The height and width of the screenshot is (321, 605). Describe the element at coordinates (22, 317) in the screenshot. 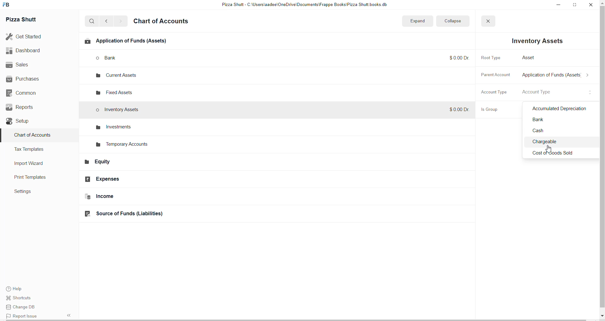

I see `Report issue` at that location.